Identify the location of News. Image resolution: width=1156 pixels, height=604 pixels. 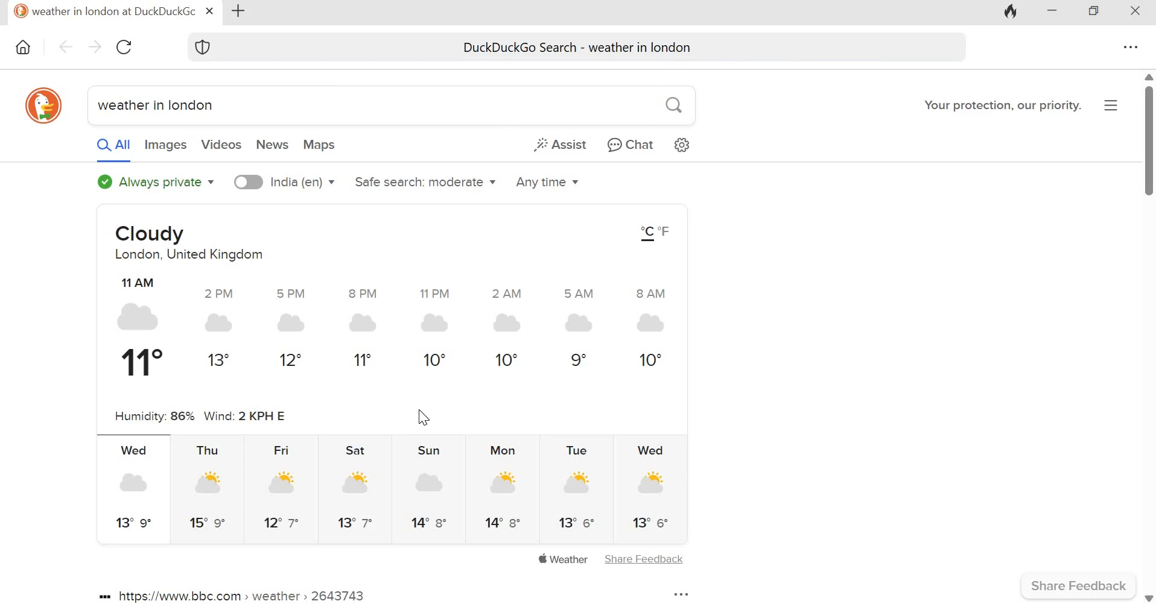
(272, 145).